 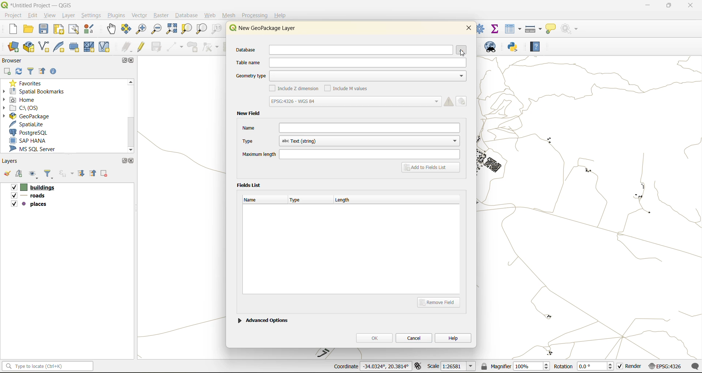 What do you see at coordinates (371, 367) in the screenshot?
I see `coordinates` at bounding box center [371, 367].